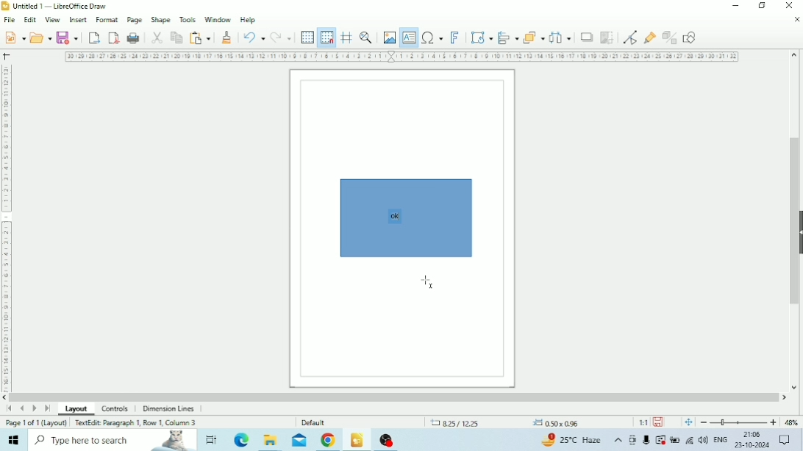 This screenshot has width=803, height=451. What do you see at coordinates (649, 38) in the screenshot?
I see `Show Gluepoint Functions` at bounding box center [649, 38].